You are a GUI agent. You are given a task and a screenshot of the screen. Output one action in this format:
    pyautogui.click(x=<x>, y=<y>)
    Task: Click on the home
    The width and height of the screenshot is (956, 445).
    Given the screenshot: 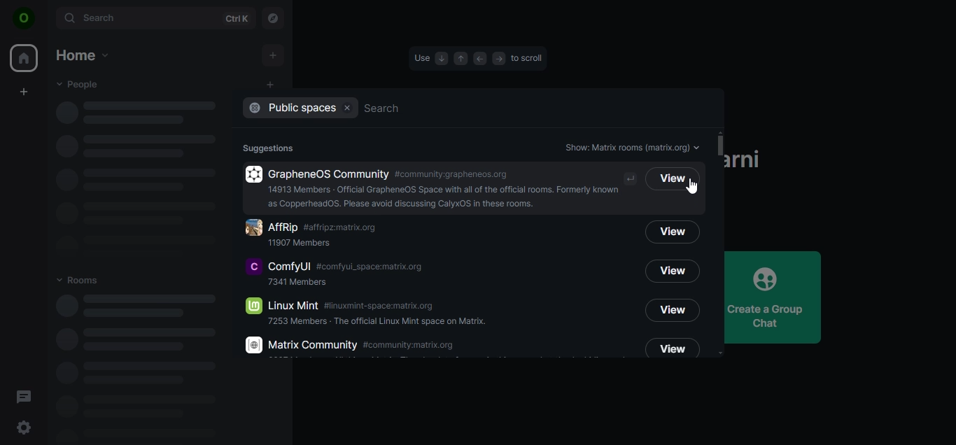 What is the action you would take?
    pyautogui.click(x=24, y=58)
    